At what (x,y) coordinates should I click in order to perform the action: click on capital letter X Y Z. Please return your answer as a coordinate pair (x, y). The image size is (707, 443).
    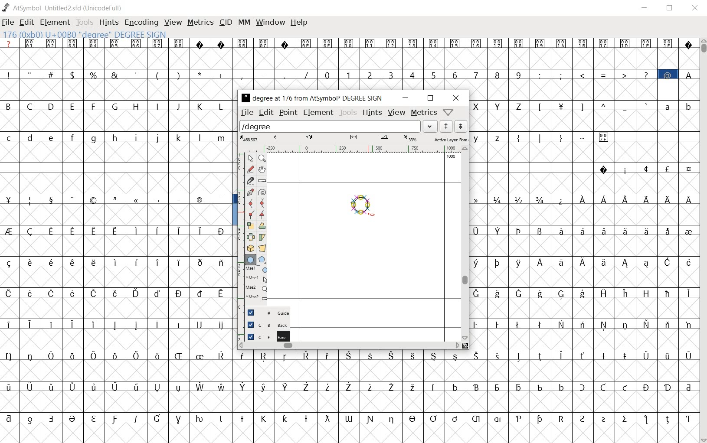
    Looking at the image, I should click on (501, 106).